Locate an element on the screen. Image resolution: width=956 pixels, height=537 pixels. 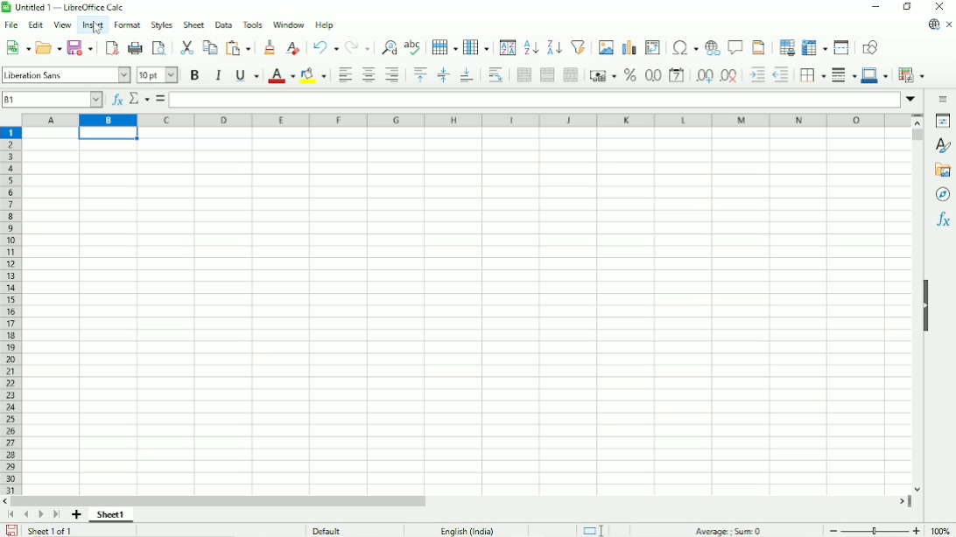
Find and replace is located at coordinates (387, 47).